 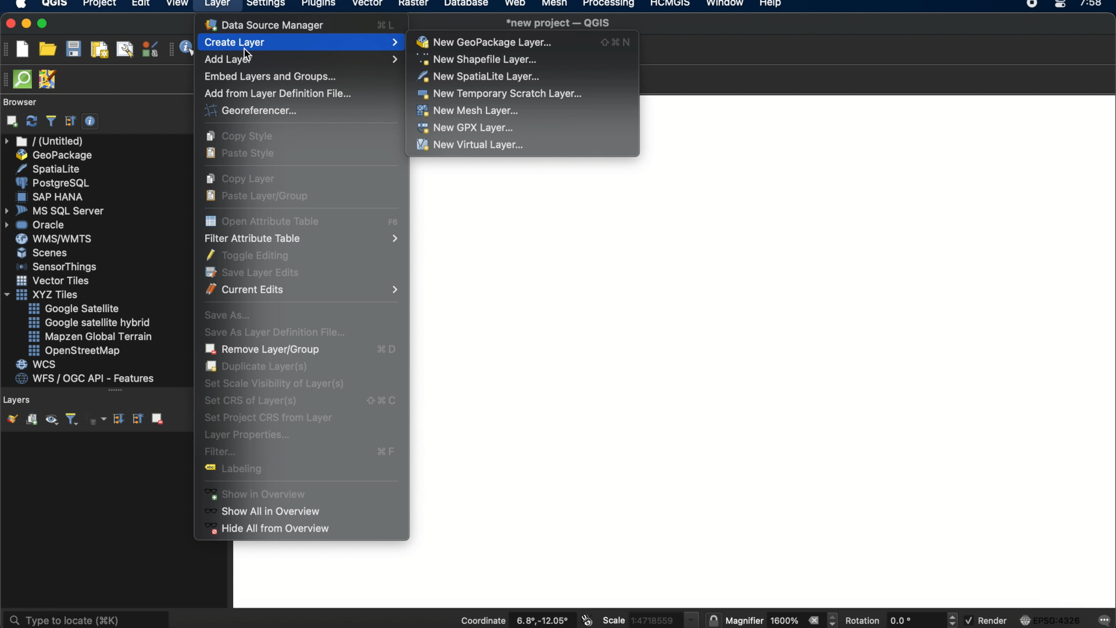 I want to click on control center macOS, so click(x=1060, y=5).